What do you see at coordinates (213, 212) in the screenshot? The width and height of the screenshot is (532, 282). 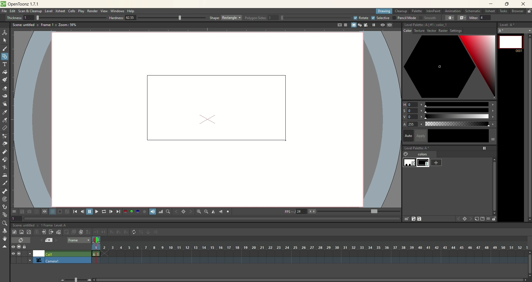 I see `flip horizontally` at bounding box center [213, 212].